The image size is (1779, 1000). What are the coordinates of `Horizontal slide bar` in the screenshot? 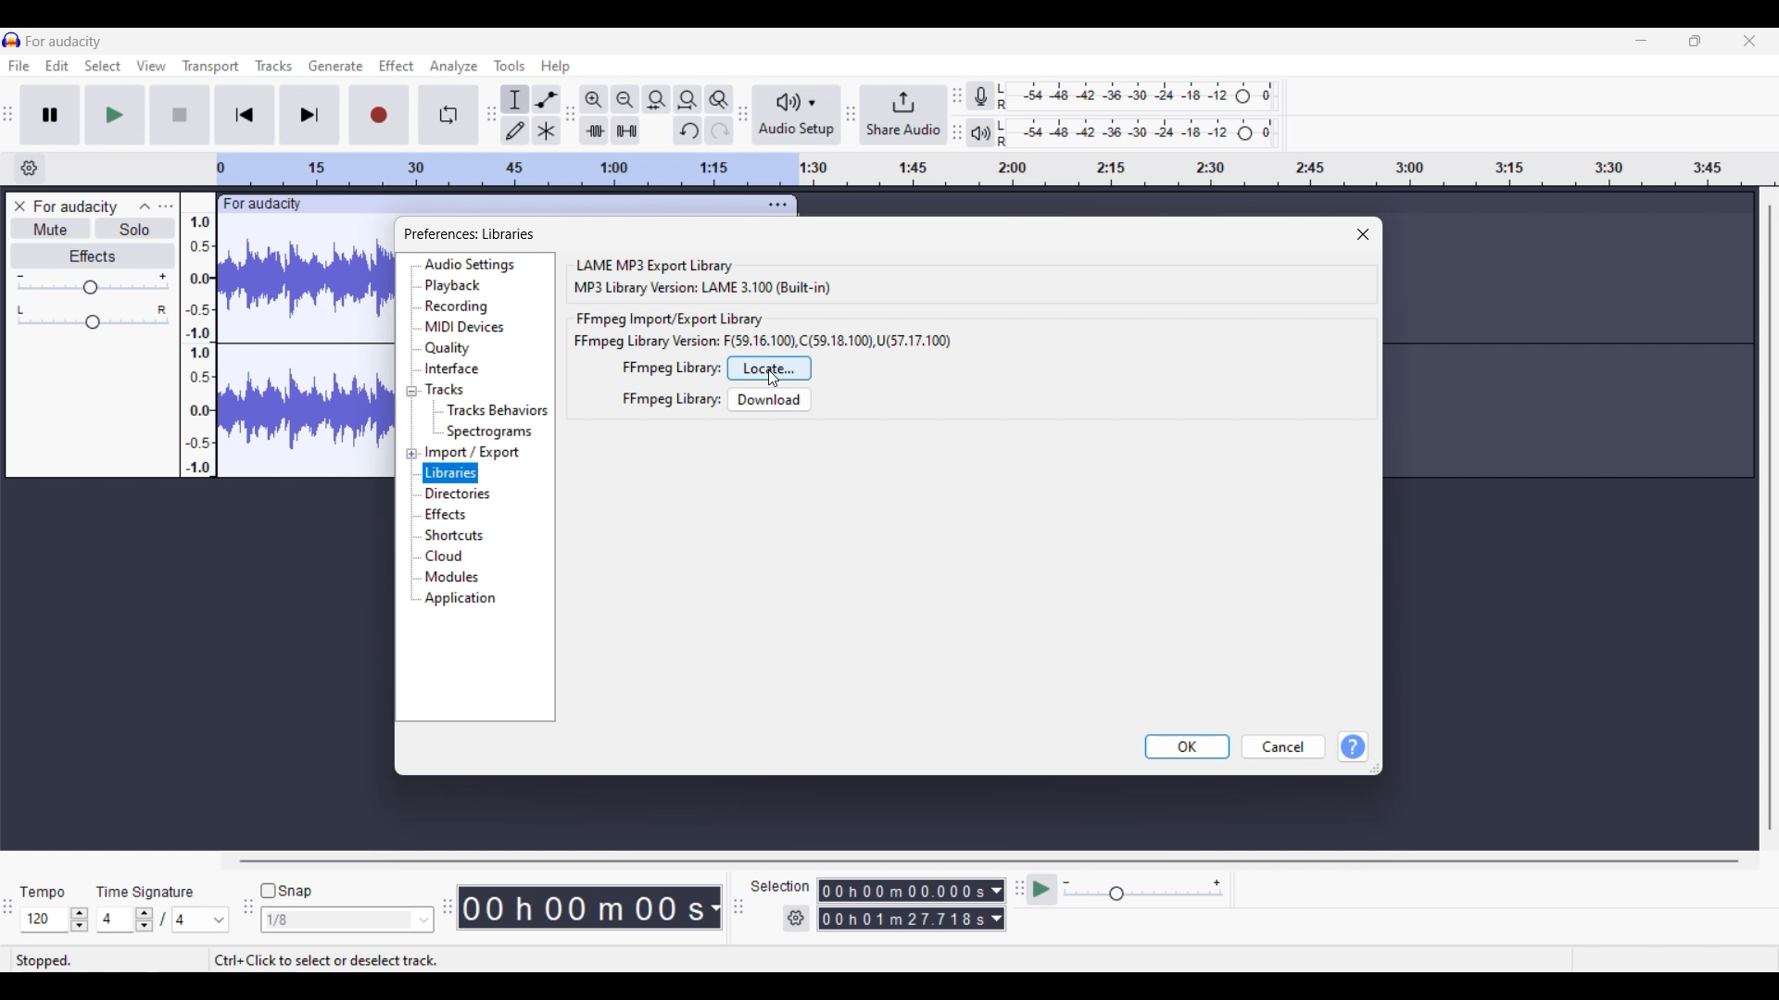 It's located at (989, 860).